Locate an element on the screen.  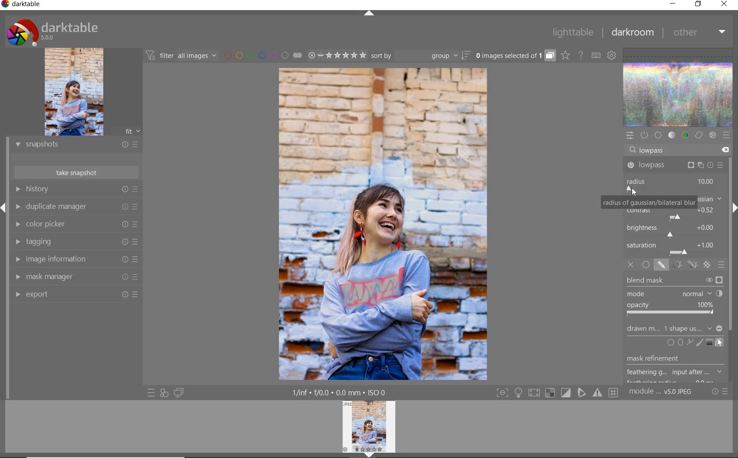
grouped images is located at coordinates (515, 56).